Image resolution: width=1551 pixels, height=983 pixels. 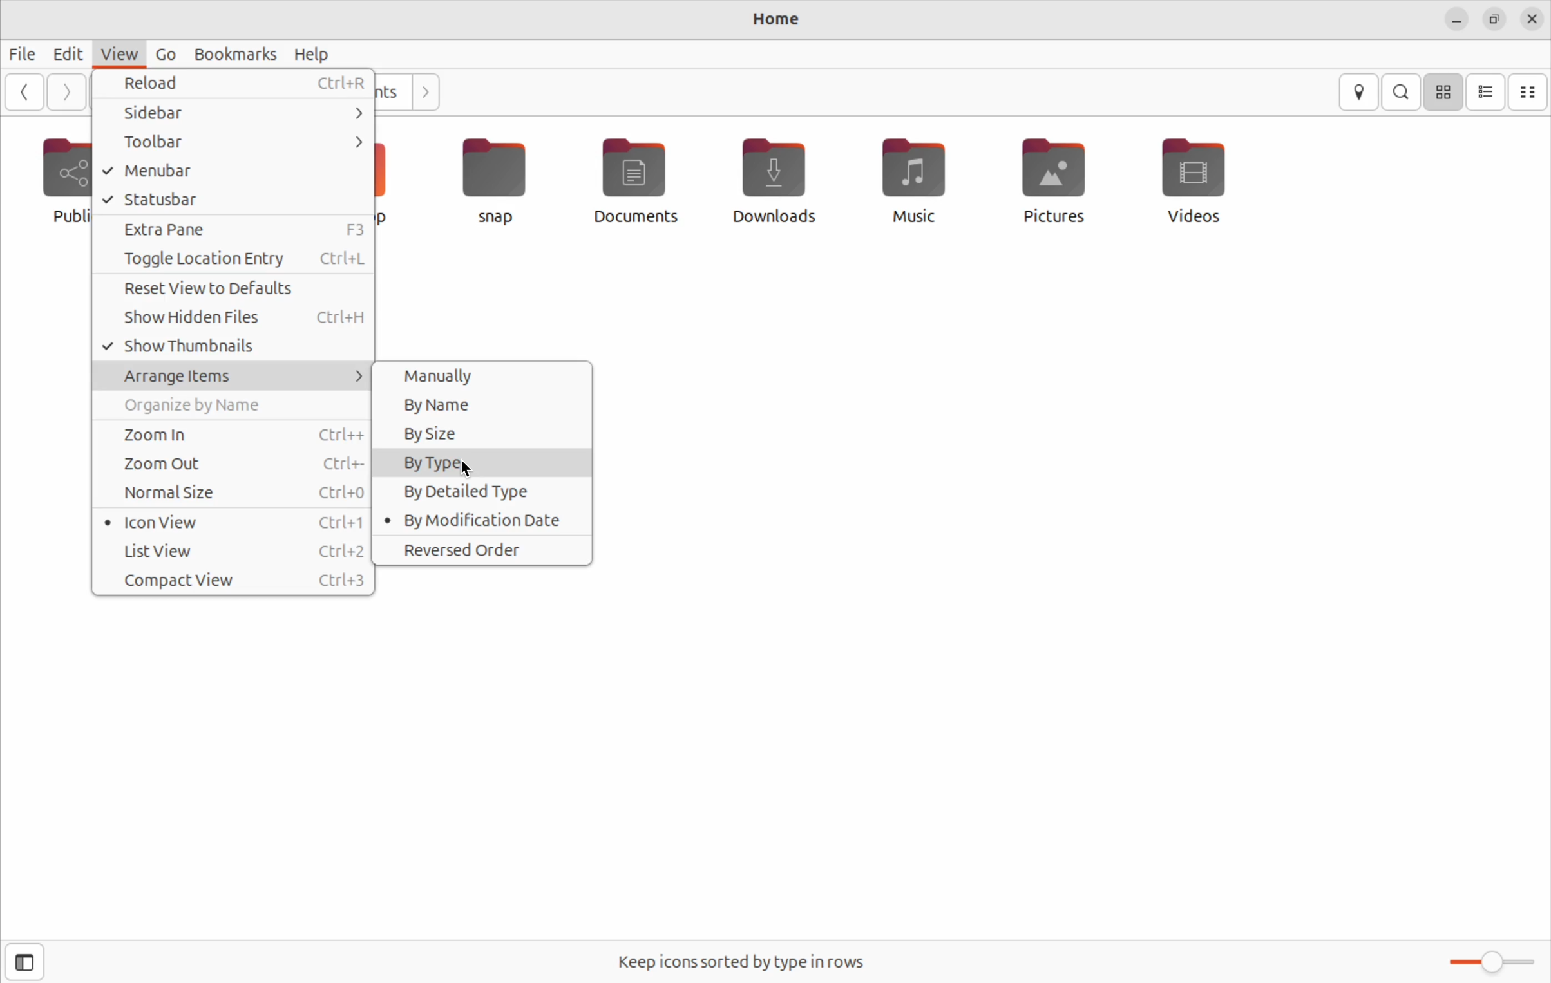 I want to click on by type, so click(x=483, y=463).